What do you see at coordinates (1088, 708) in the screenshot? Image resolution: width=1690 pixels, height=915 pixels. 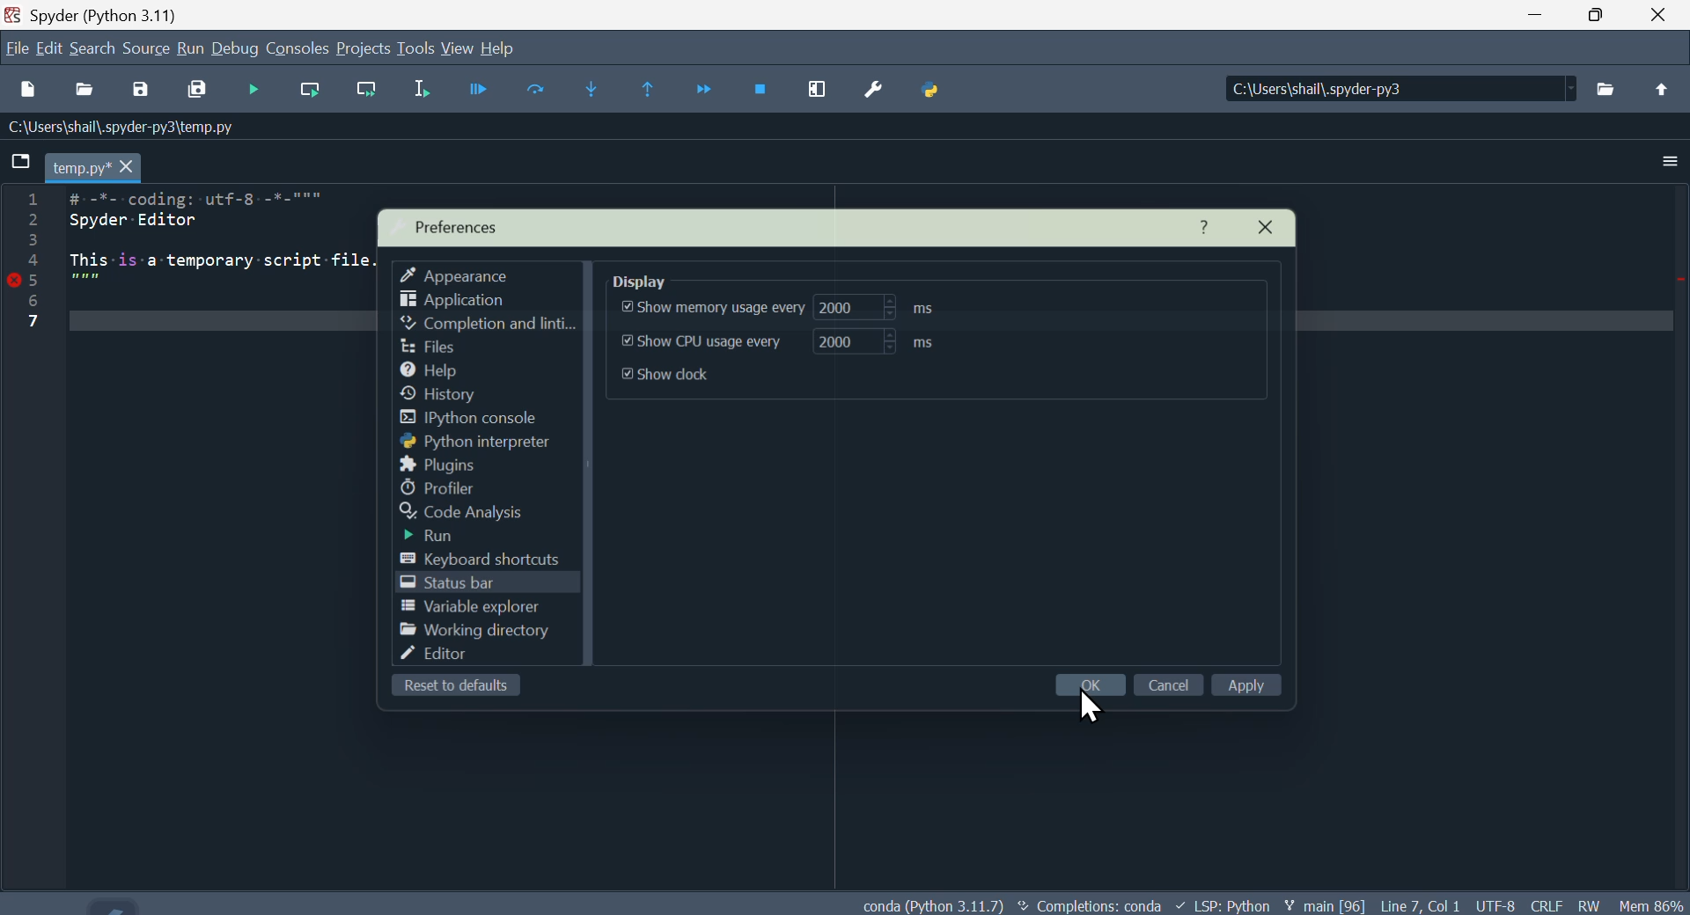 I see `Cursor` at bounding box center [1088, 708].